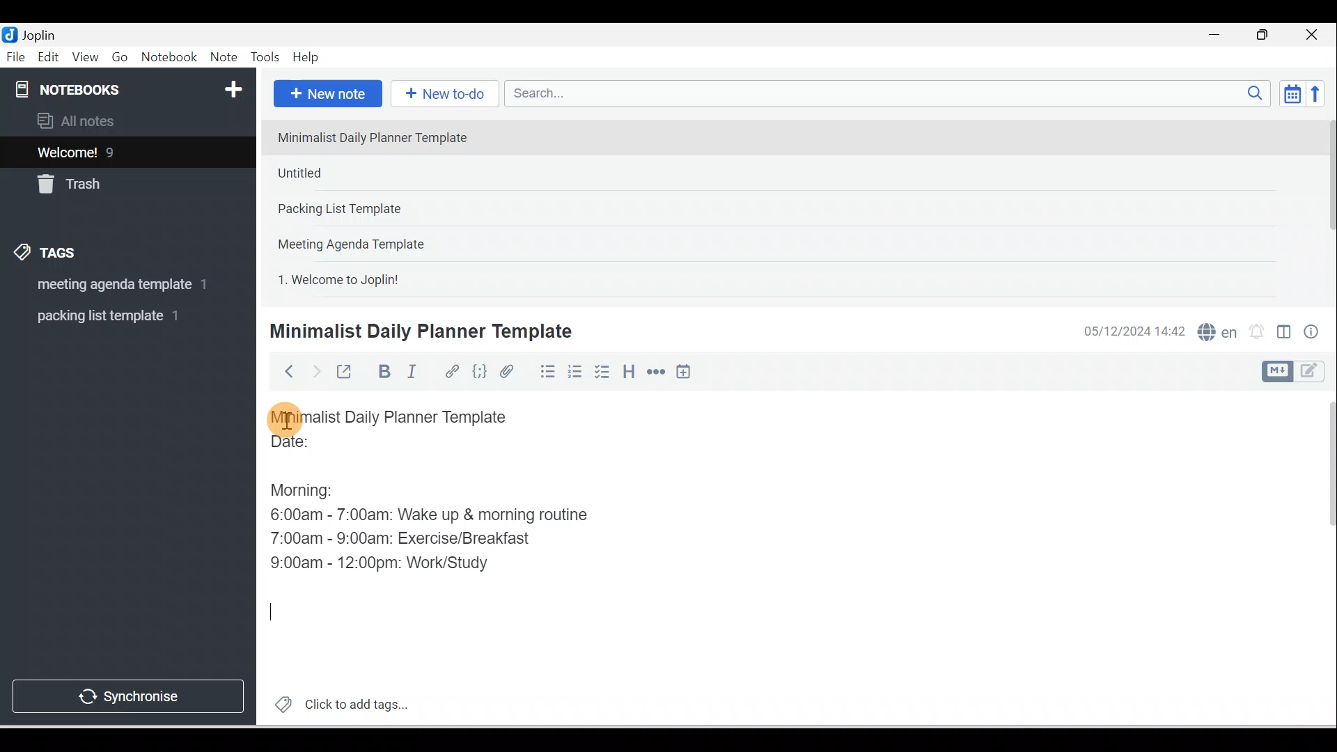 The width and height of the screenshot is (1337, 752). I want to click on 6:00am - 7:00am: Wake up & morning routine, so click(434, 515).